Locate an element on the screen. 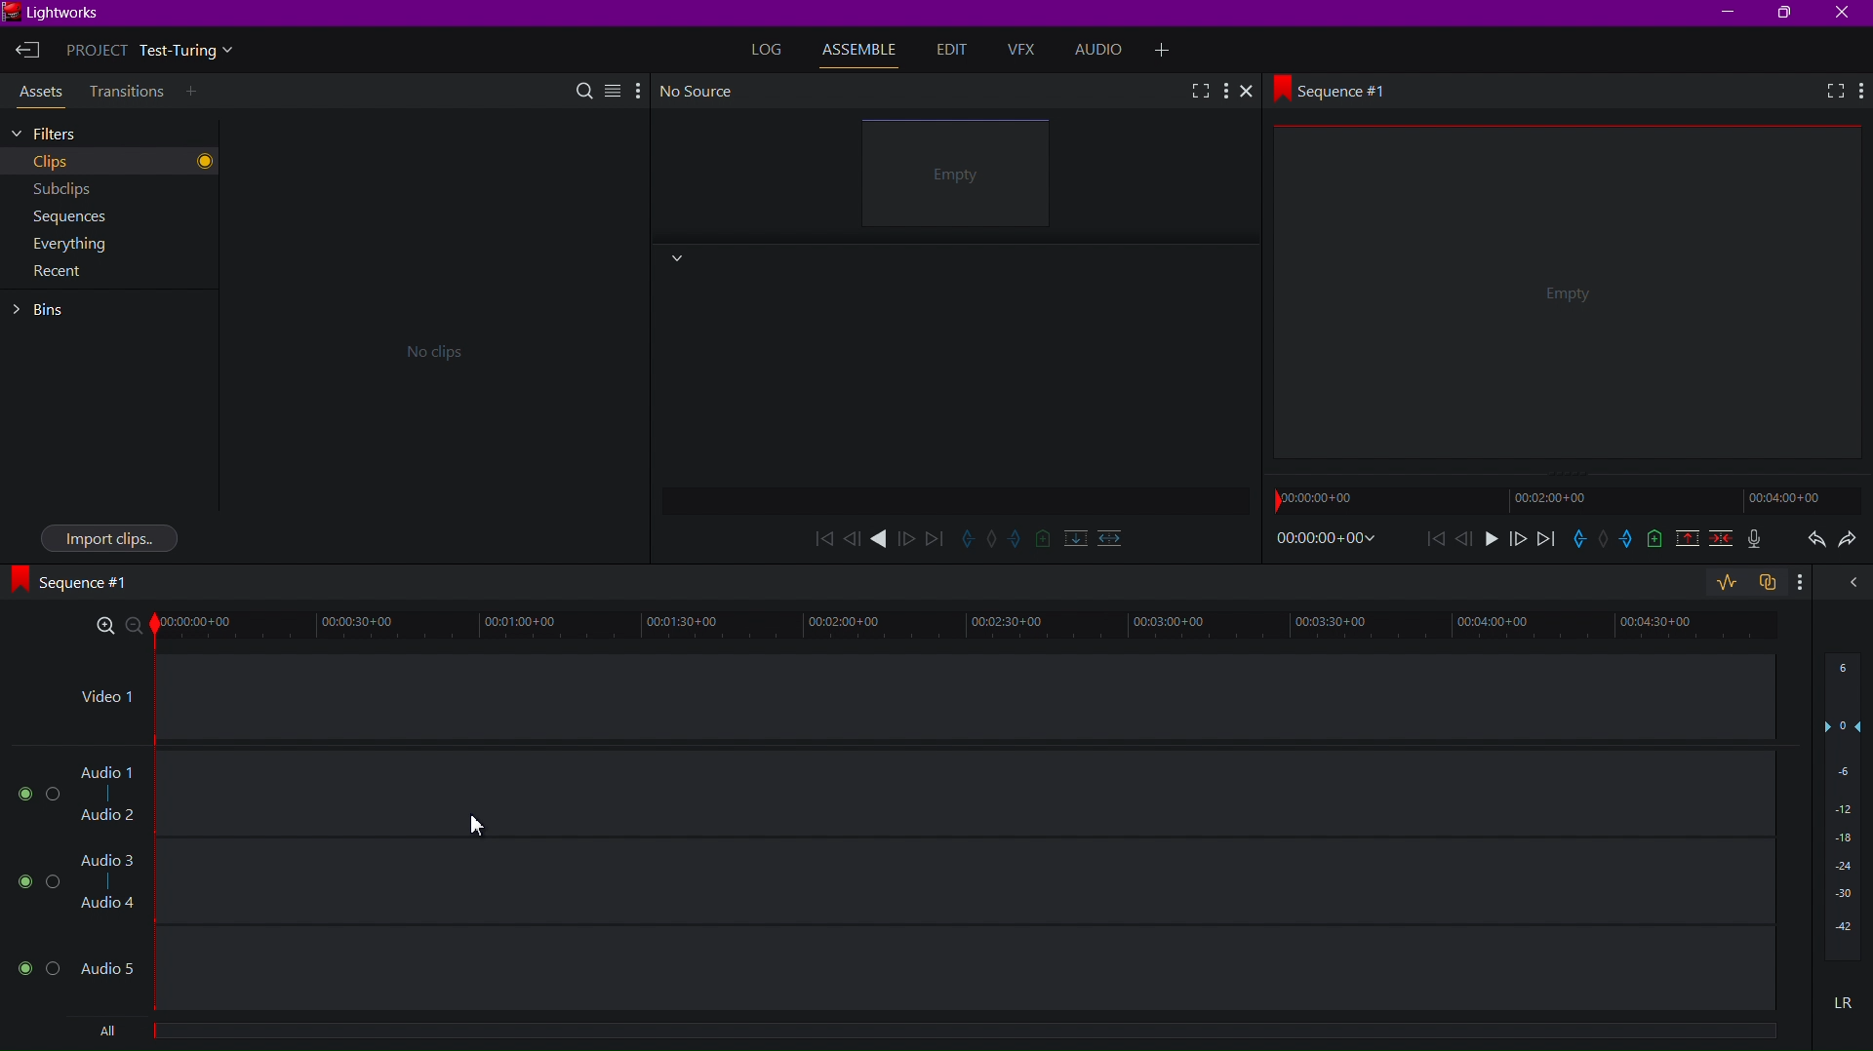 The height and width of the screenshot is (1051, 1873). Close is located at coordinates (1254, 93).